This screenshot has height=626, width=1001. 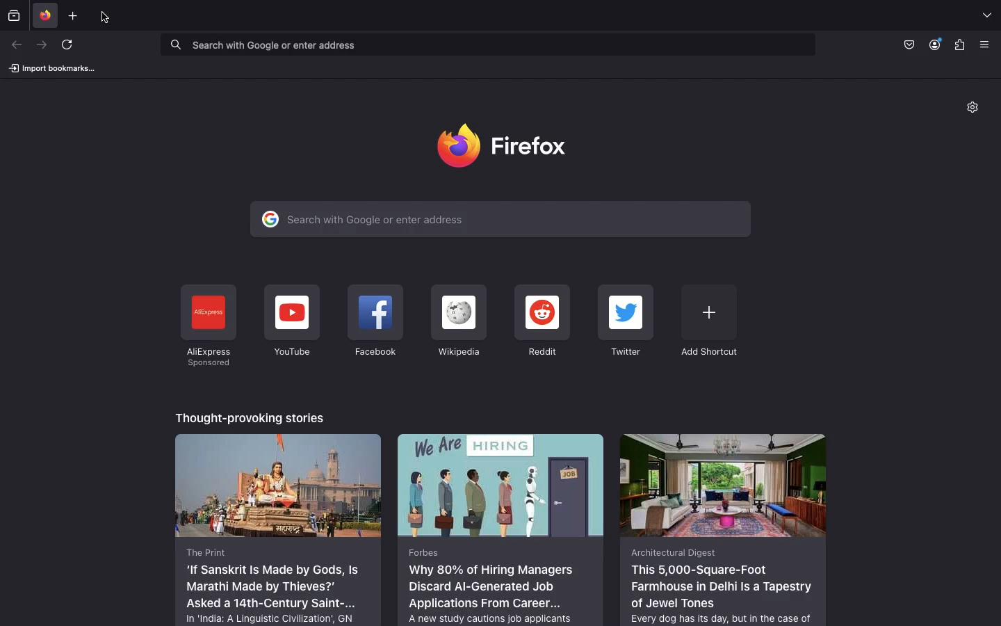 What do you see at coordinates (986, 16) in the screenshot?
I see `List all tabs` at bounding box center [986, 16].